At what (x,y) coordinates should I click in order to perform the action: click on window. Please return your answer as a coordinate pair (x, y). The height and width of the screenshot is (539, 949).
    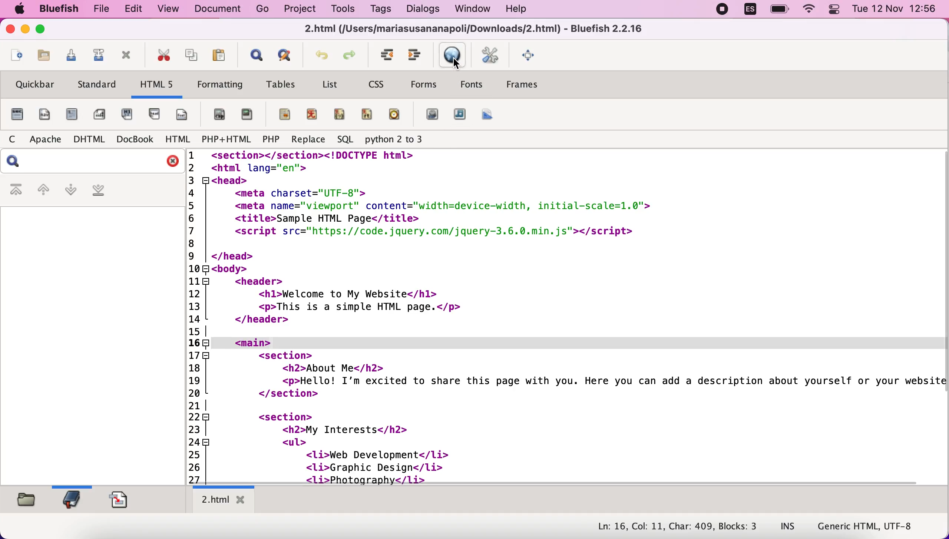
    Looking at the image, I should click on (474, 10).